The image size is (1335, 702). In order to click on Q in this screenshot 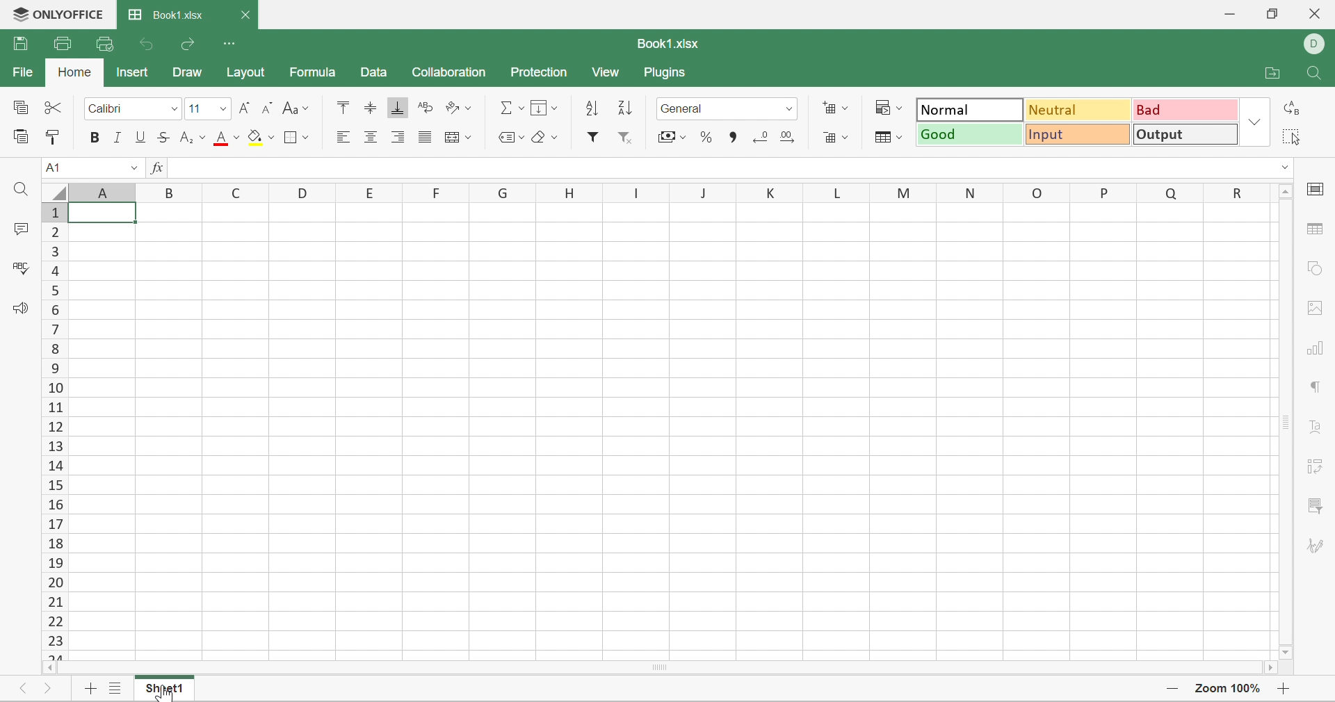, I will do `click(1172, 190)`.